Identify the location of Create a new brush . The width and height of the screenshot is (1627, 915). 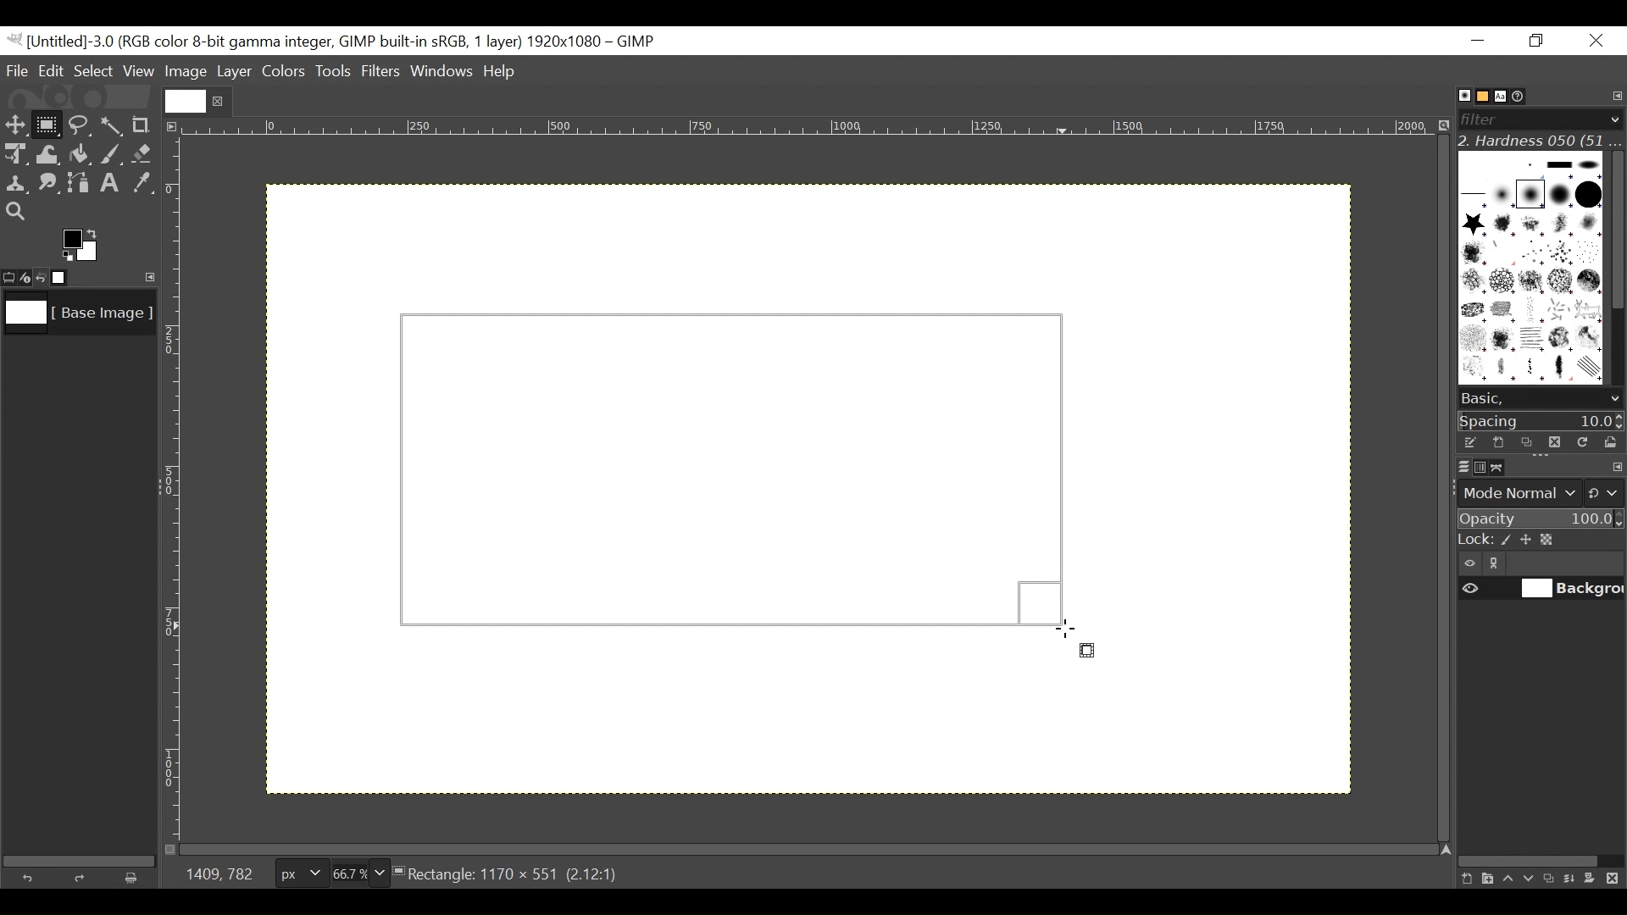
(1497, 442).